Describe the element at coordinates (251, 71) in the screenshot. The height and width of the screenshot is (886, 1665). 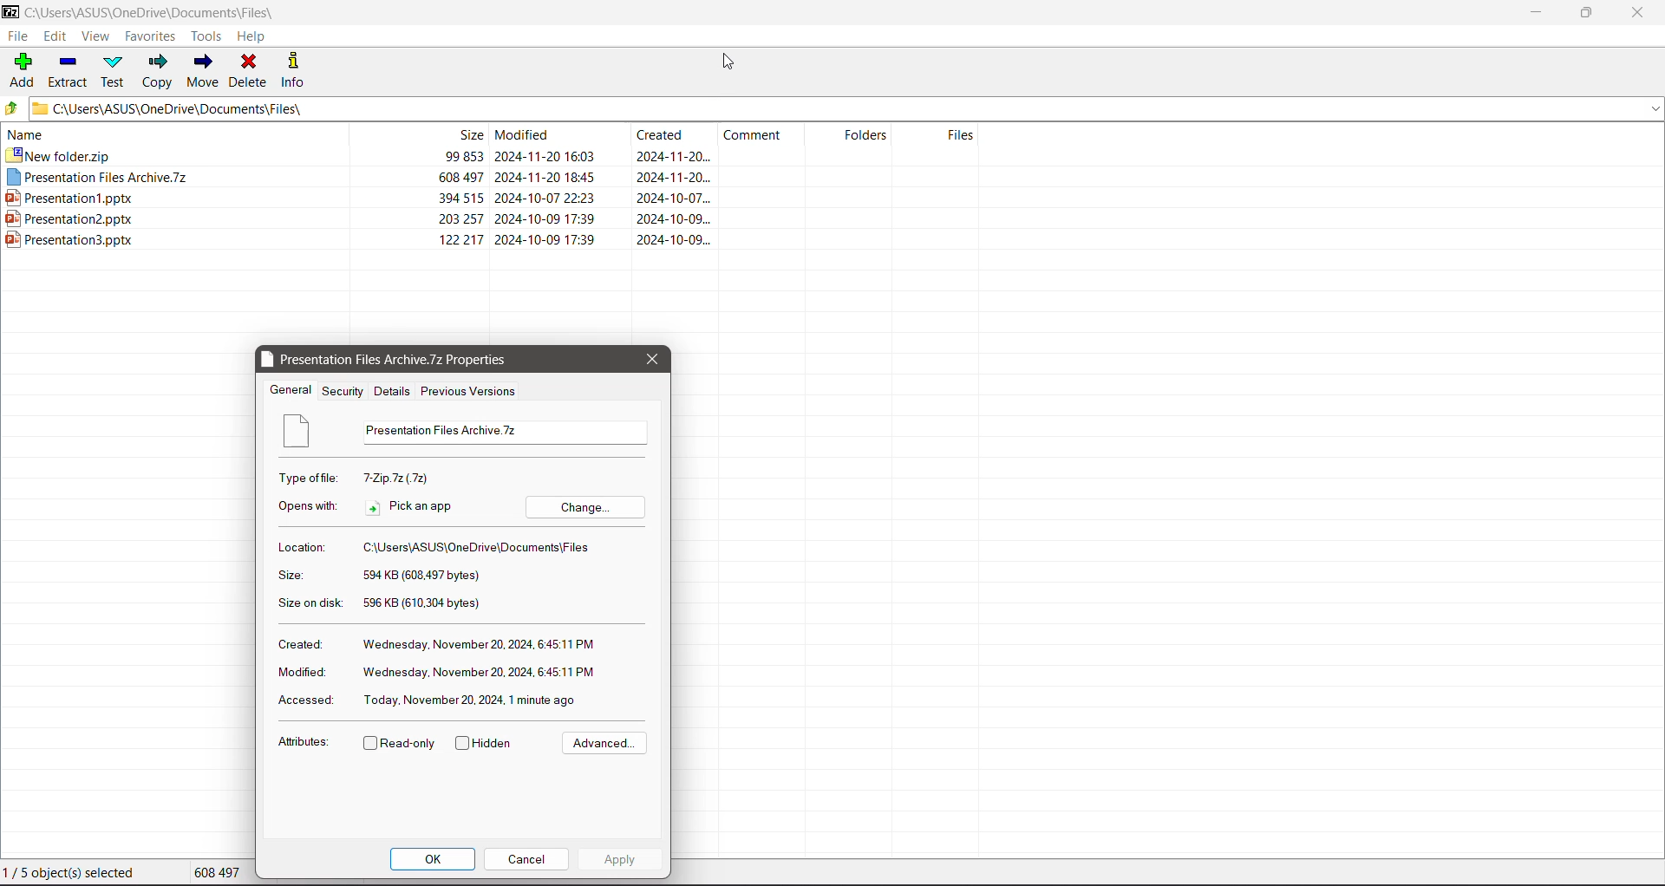
I see `Delete` at that location.